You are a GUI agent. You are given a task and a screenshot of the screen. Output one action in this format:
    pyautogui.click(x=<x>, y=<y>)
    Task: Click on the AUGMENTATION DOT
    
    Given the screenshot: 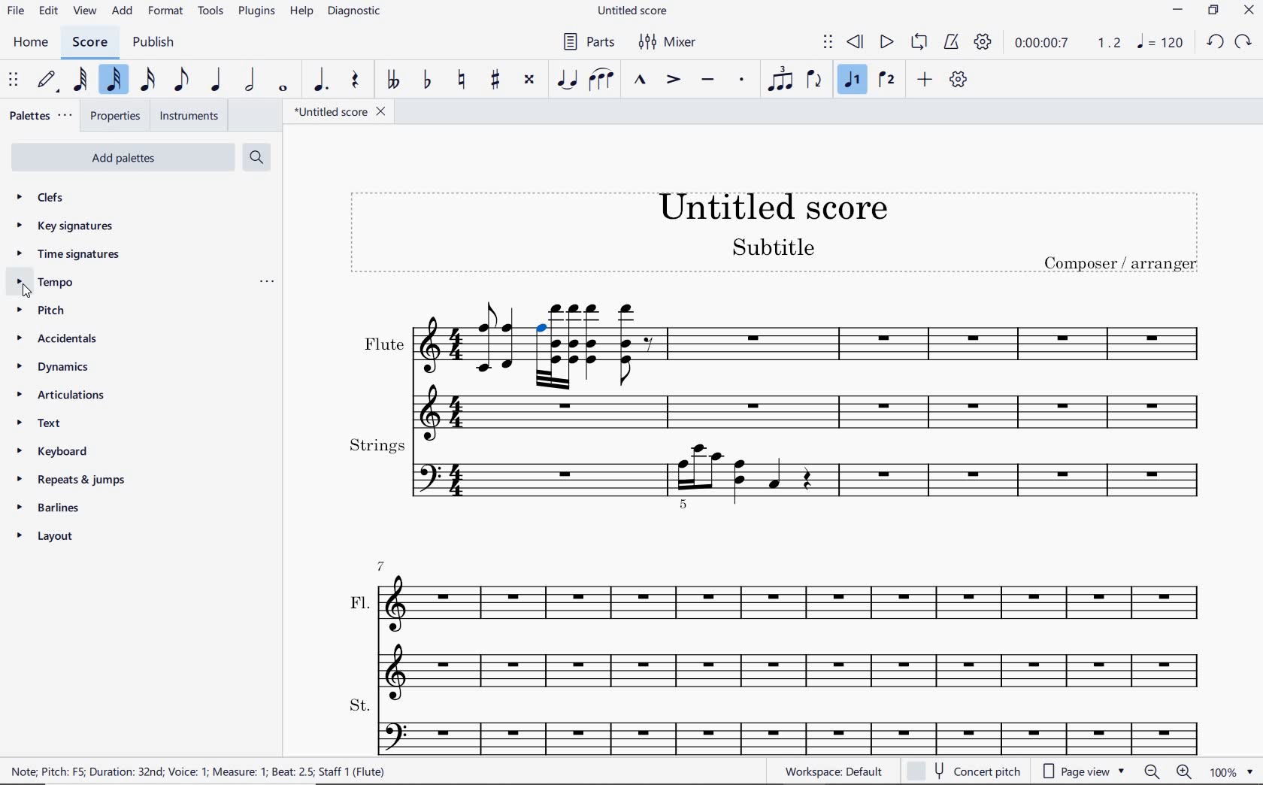 What is the action you would take?
    pyautogui.click(x=321, y=79)
    